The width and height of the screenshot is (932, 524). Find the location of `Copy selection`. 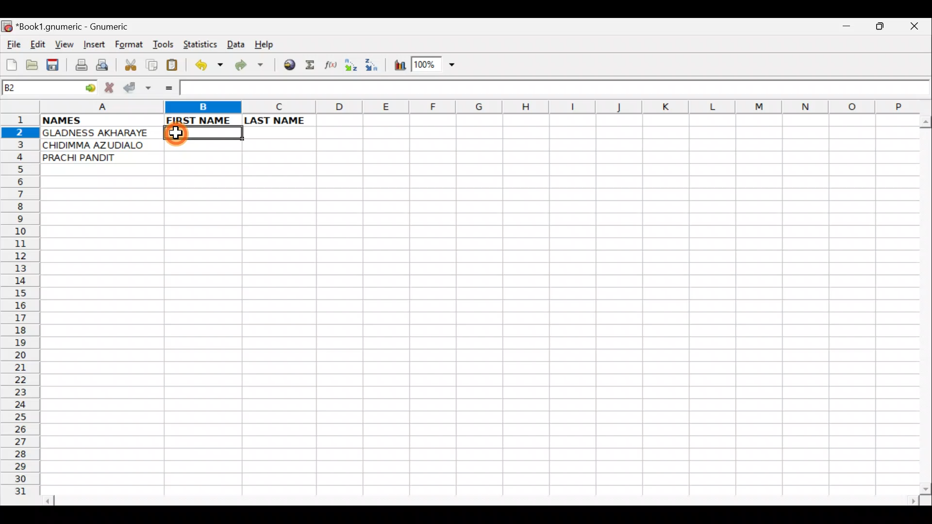

Copy selection is located at coordinates (152, 65).